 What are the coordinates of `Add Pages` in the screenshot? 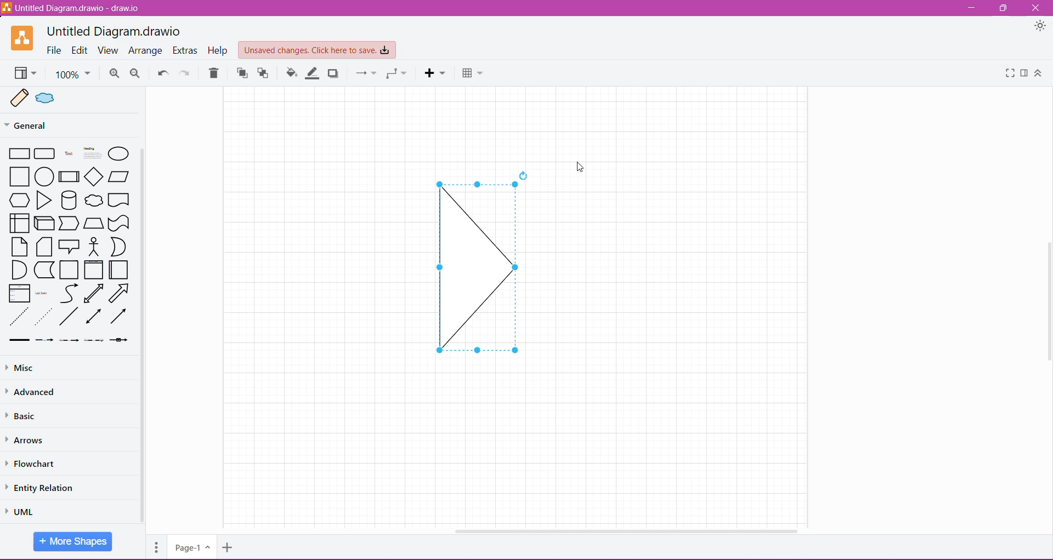 It's located at (228, 547).